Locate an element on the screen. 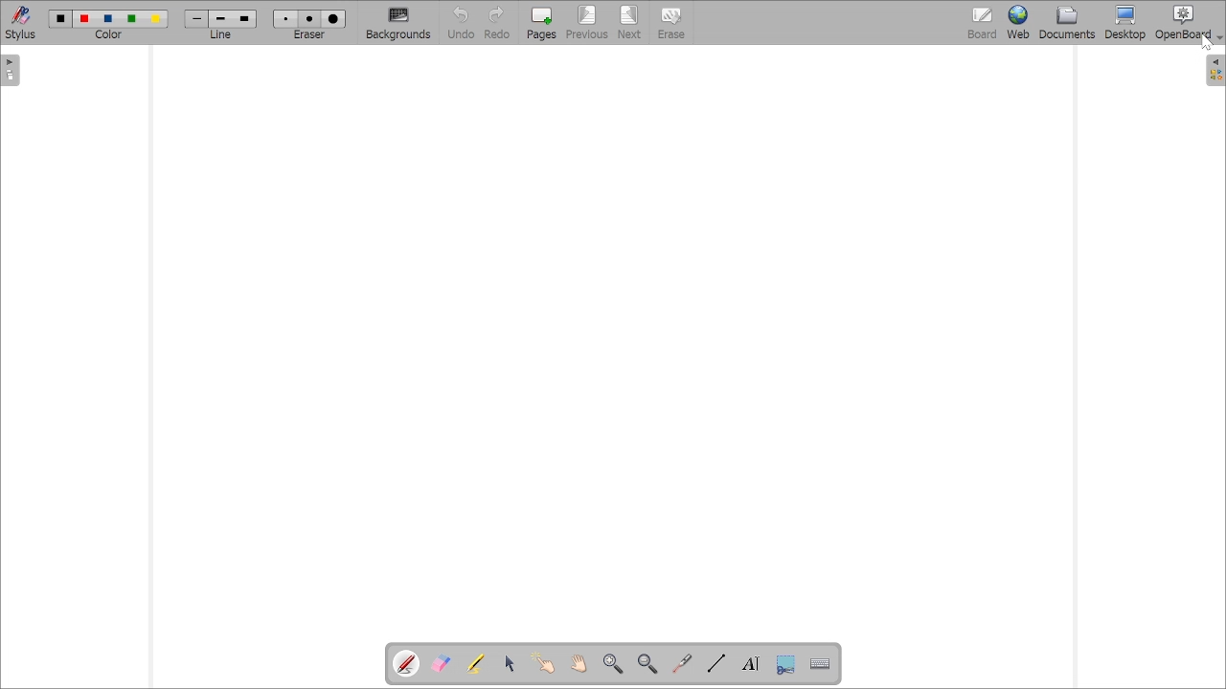  Display virtual keyboard is located at coordinates (818, 663).